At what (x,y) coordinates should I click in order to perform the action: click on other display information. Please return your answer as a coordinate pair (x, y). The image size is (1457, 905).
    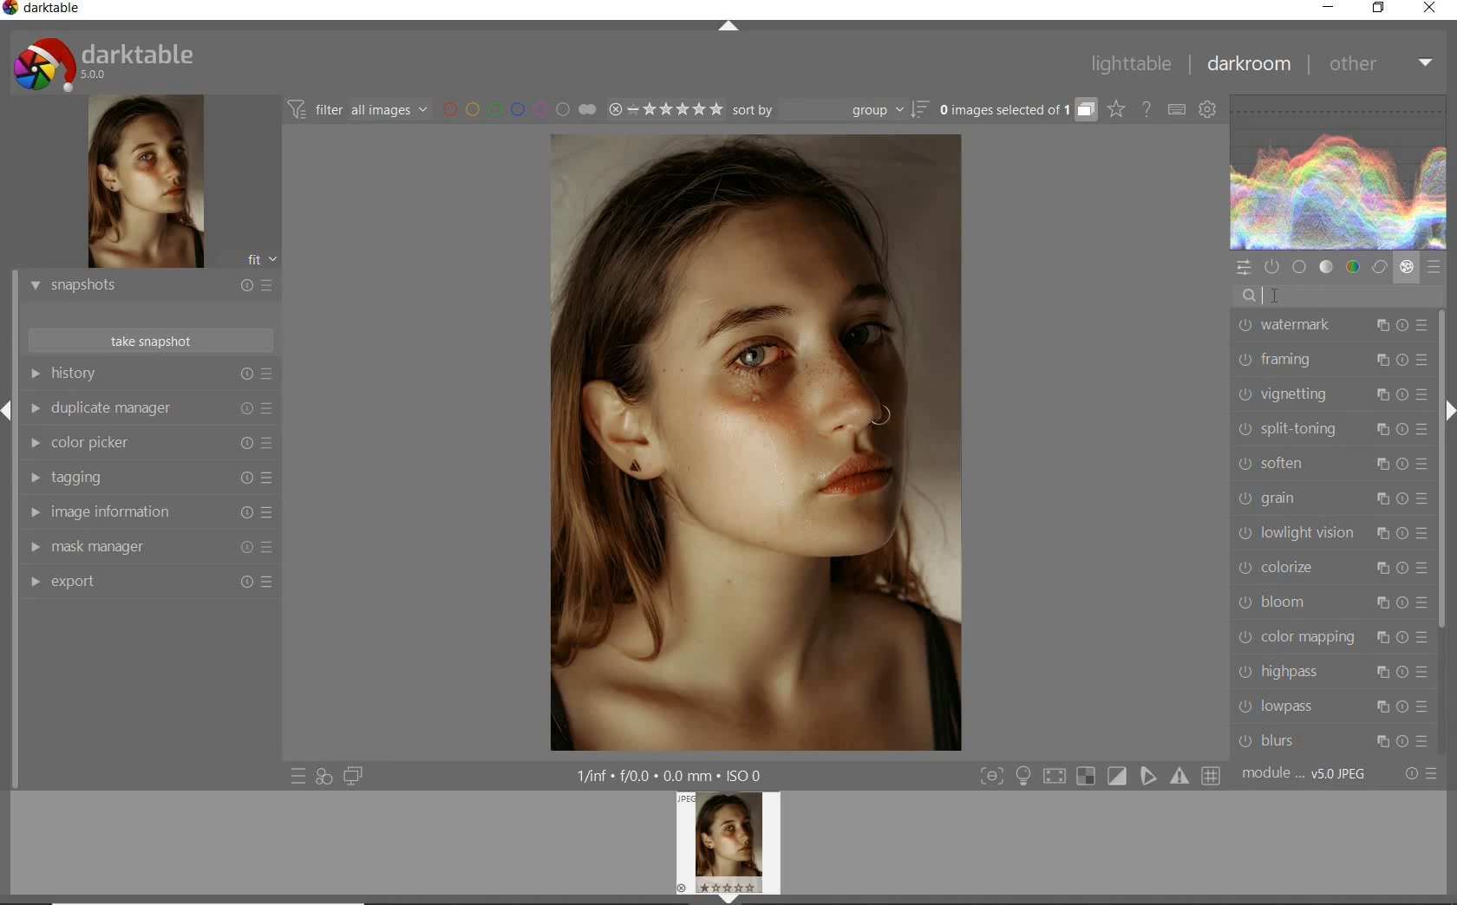
    Looking at the image, I should click on (672, 775).